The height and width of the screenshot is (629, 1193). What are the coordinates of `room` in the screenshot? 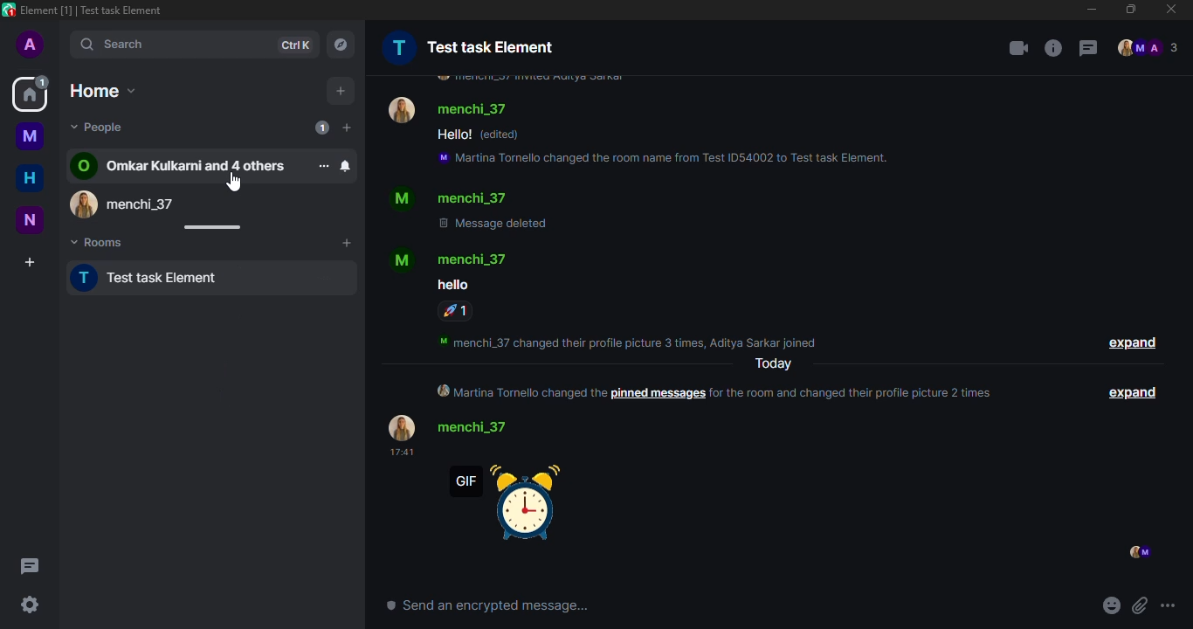 It's located at (28, 135).